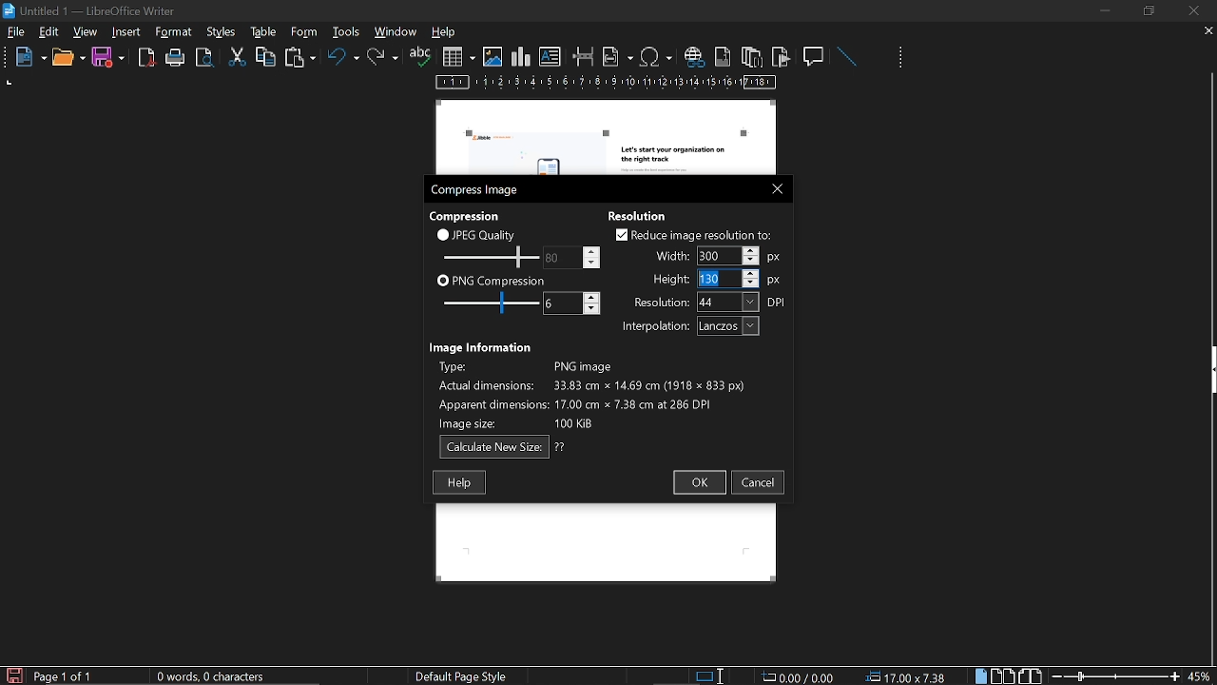 The image size is (1217, 685). I want to click on insert table, so click(458, 57).